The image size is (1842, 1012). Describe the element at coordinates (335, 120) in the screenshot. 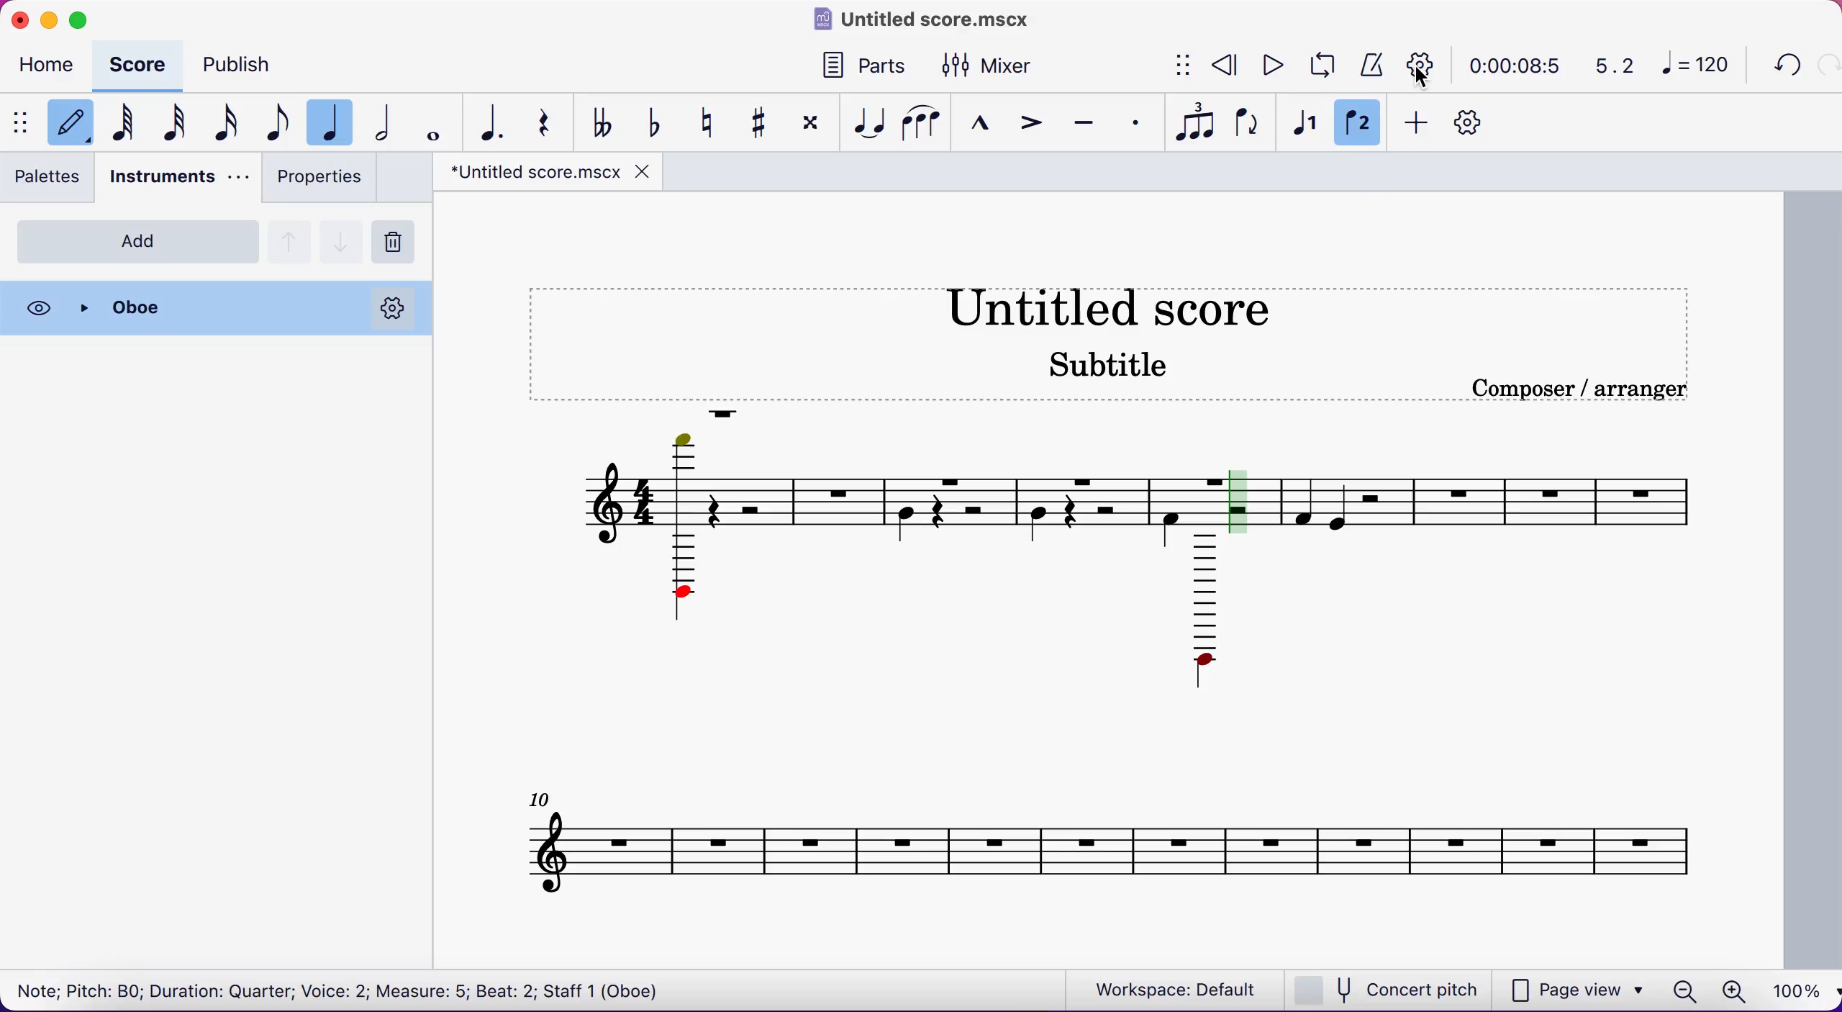

I see `quarter note` at that location.